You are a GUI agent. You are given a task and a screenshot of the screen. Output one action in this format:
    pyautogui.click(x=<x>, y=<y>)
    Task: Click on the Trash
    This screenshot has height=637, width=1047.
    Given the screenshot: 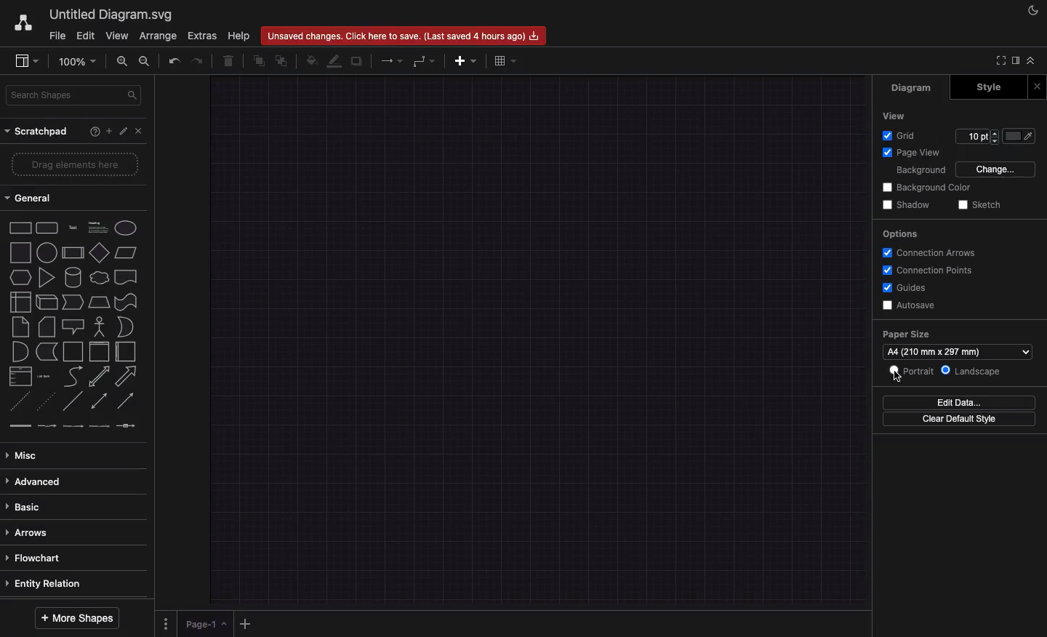 What is the action you would take?
    pyautogui.click(x=227, y=61)
    